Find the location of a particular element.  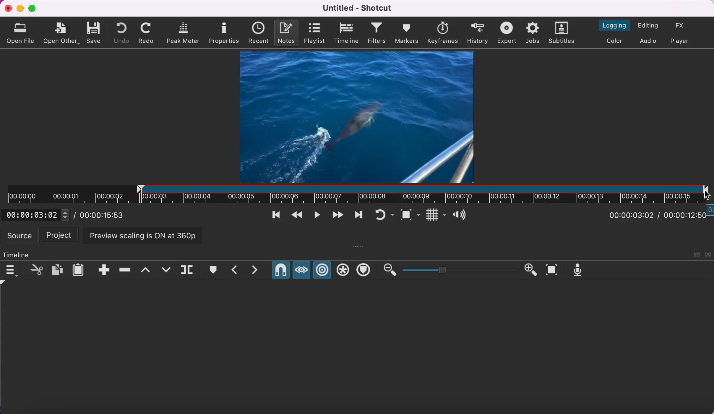

ripple markers is located at coordinates (364, 270).